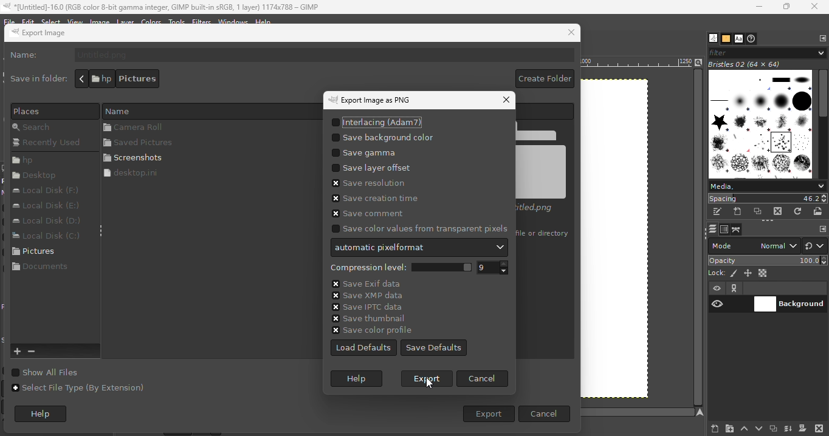  Describe the element at coordinates (139, 157) in the screenshot. I see `Selected folder` at that location.